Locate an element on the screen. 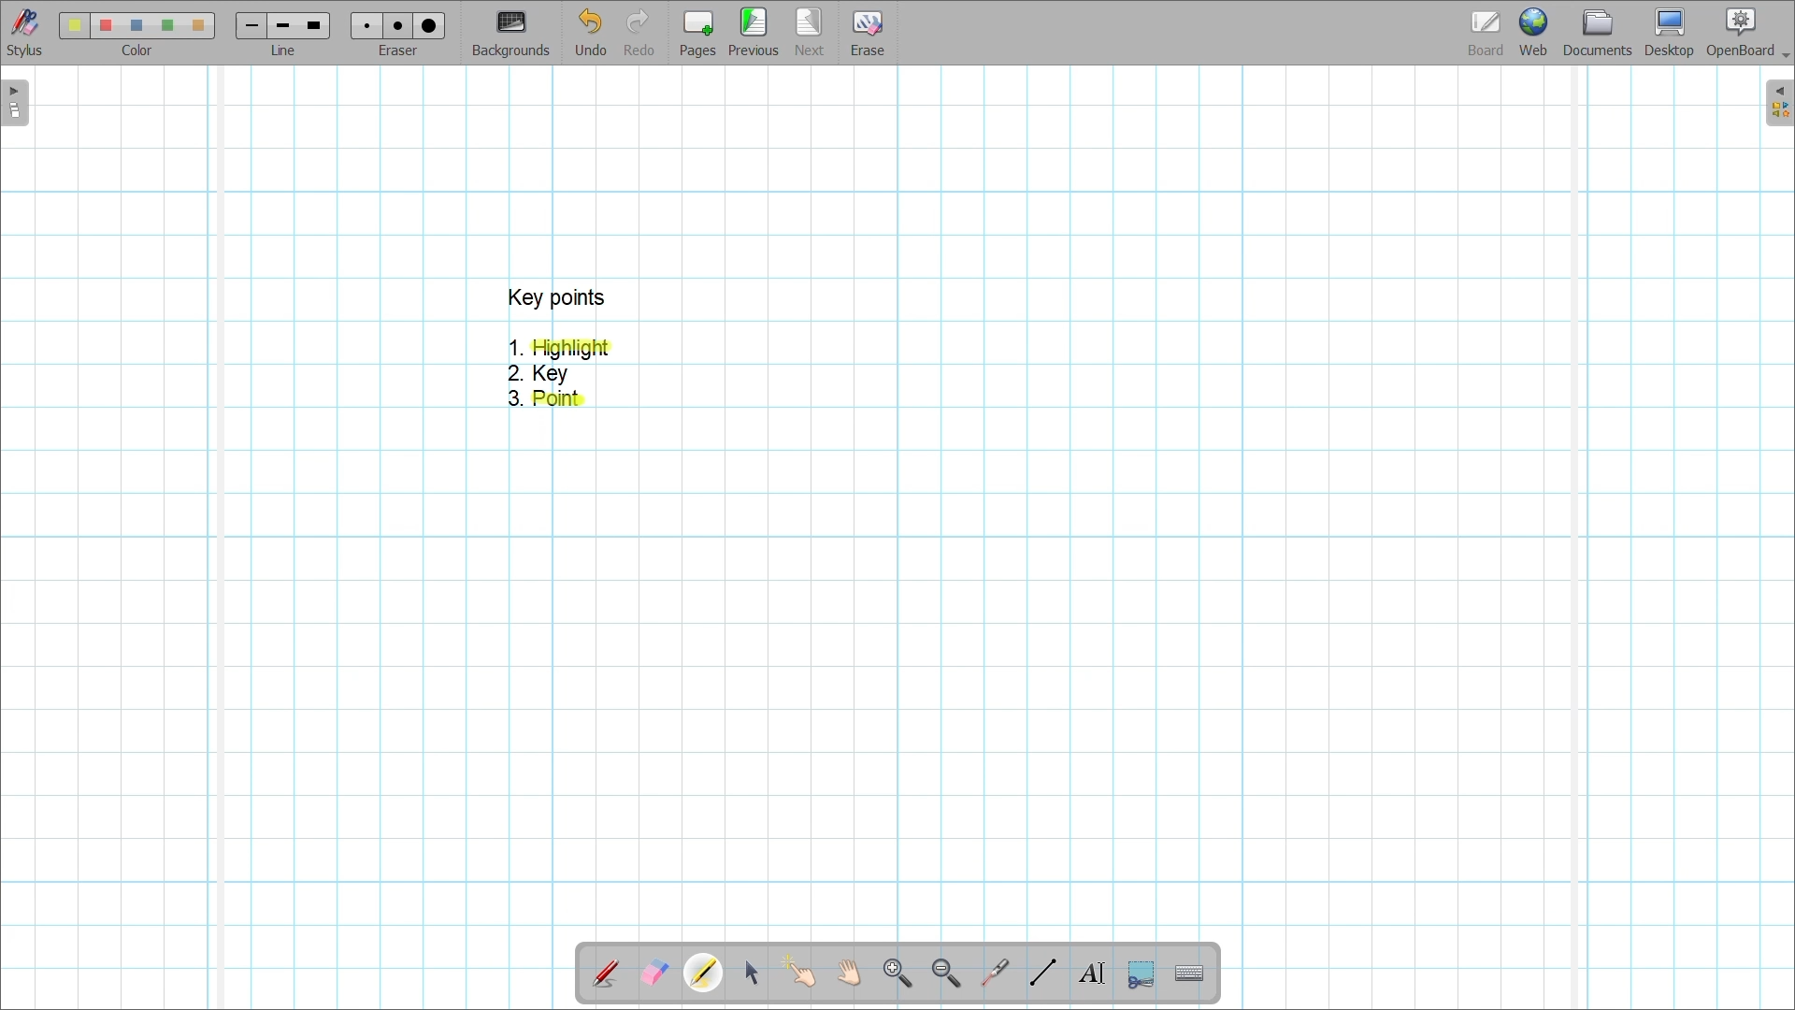 This screenshot has width=1795, height=1010. color5 is located at coordinates (196, 26).